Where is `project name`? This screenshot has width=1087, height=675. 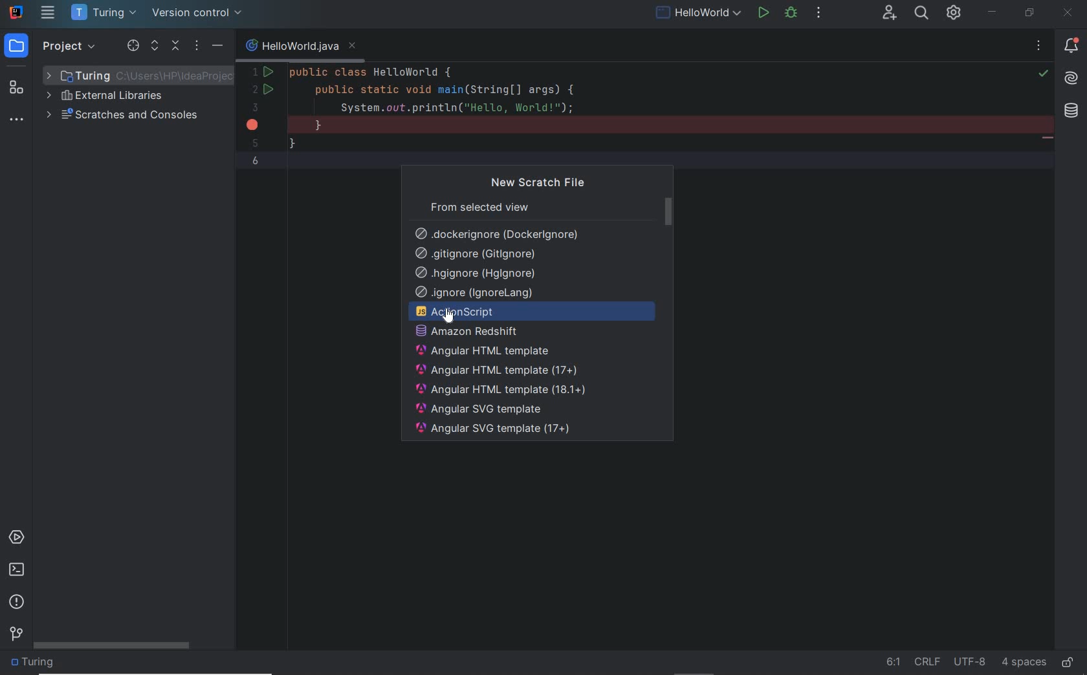
project name is located at coordinates (104, 13).